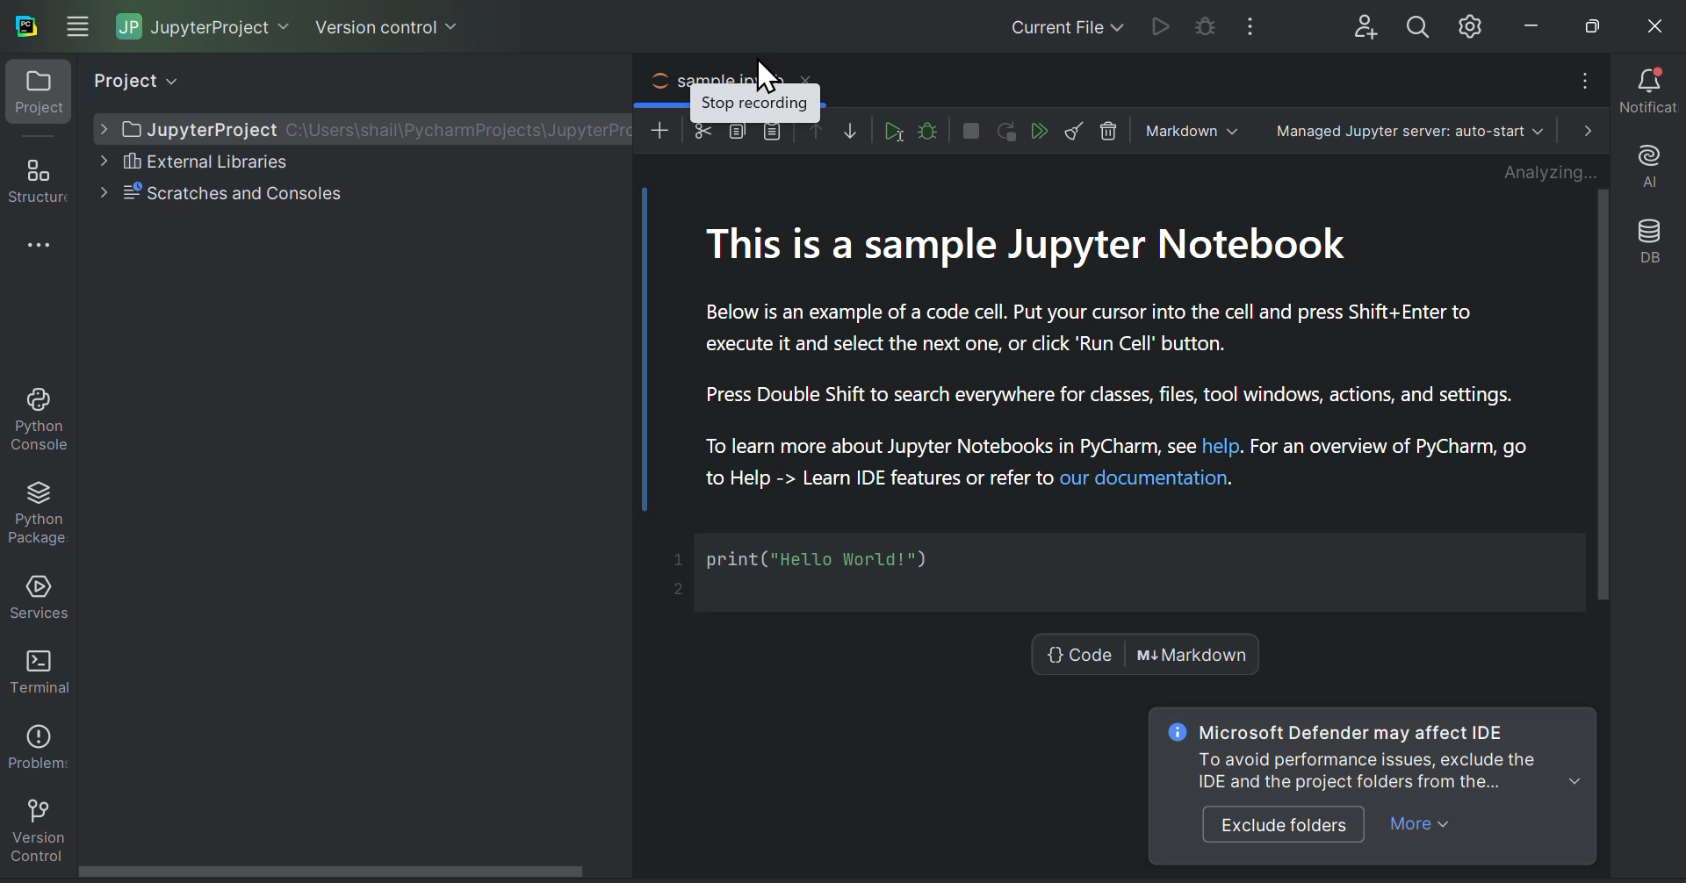 Image resolution: width=1686 pixels, height=883 pixels. What do you see at coordinates (365, 127) in the screenshot?
I see `Jupiter notebook` at bounding box center [365, 127].